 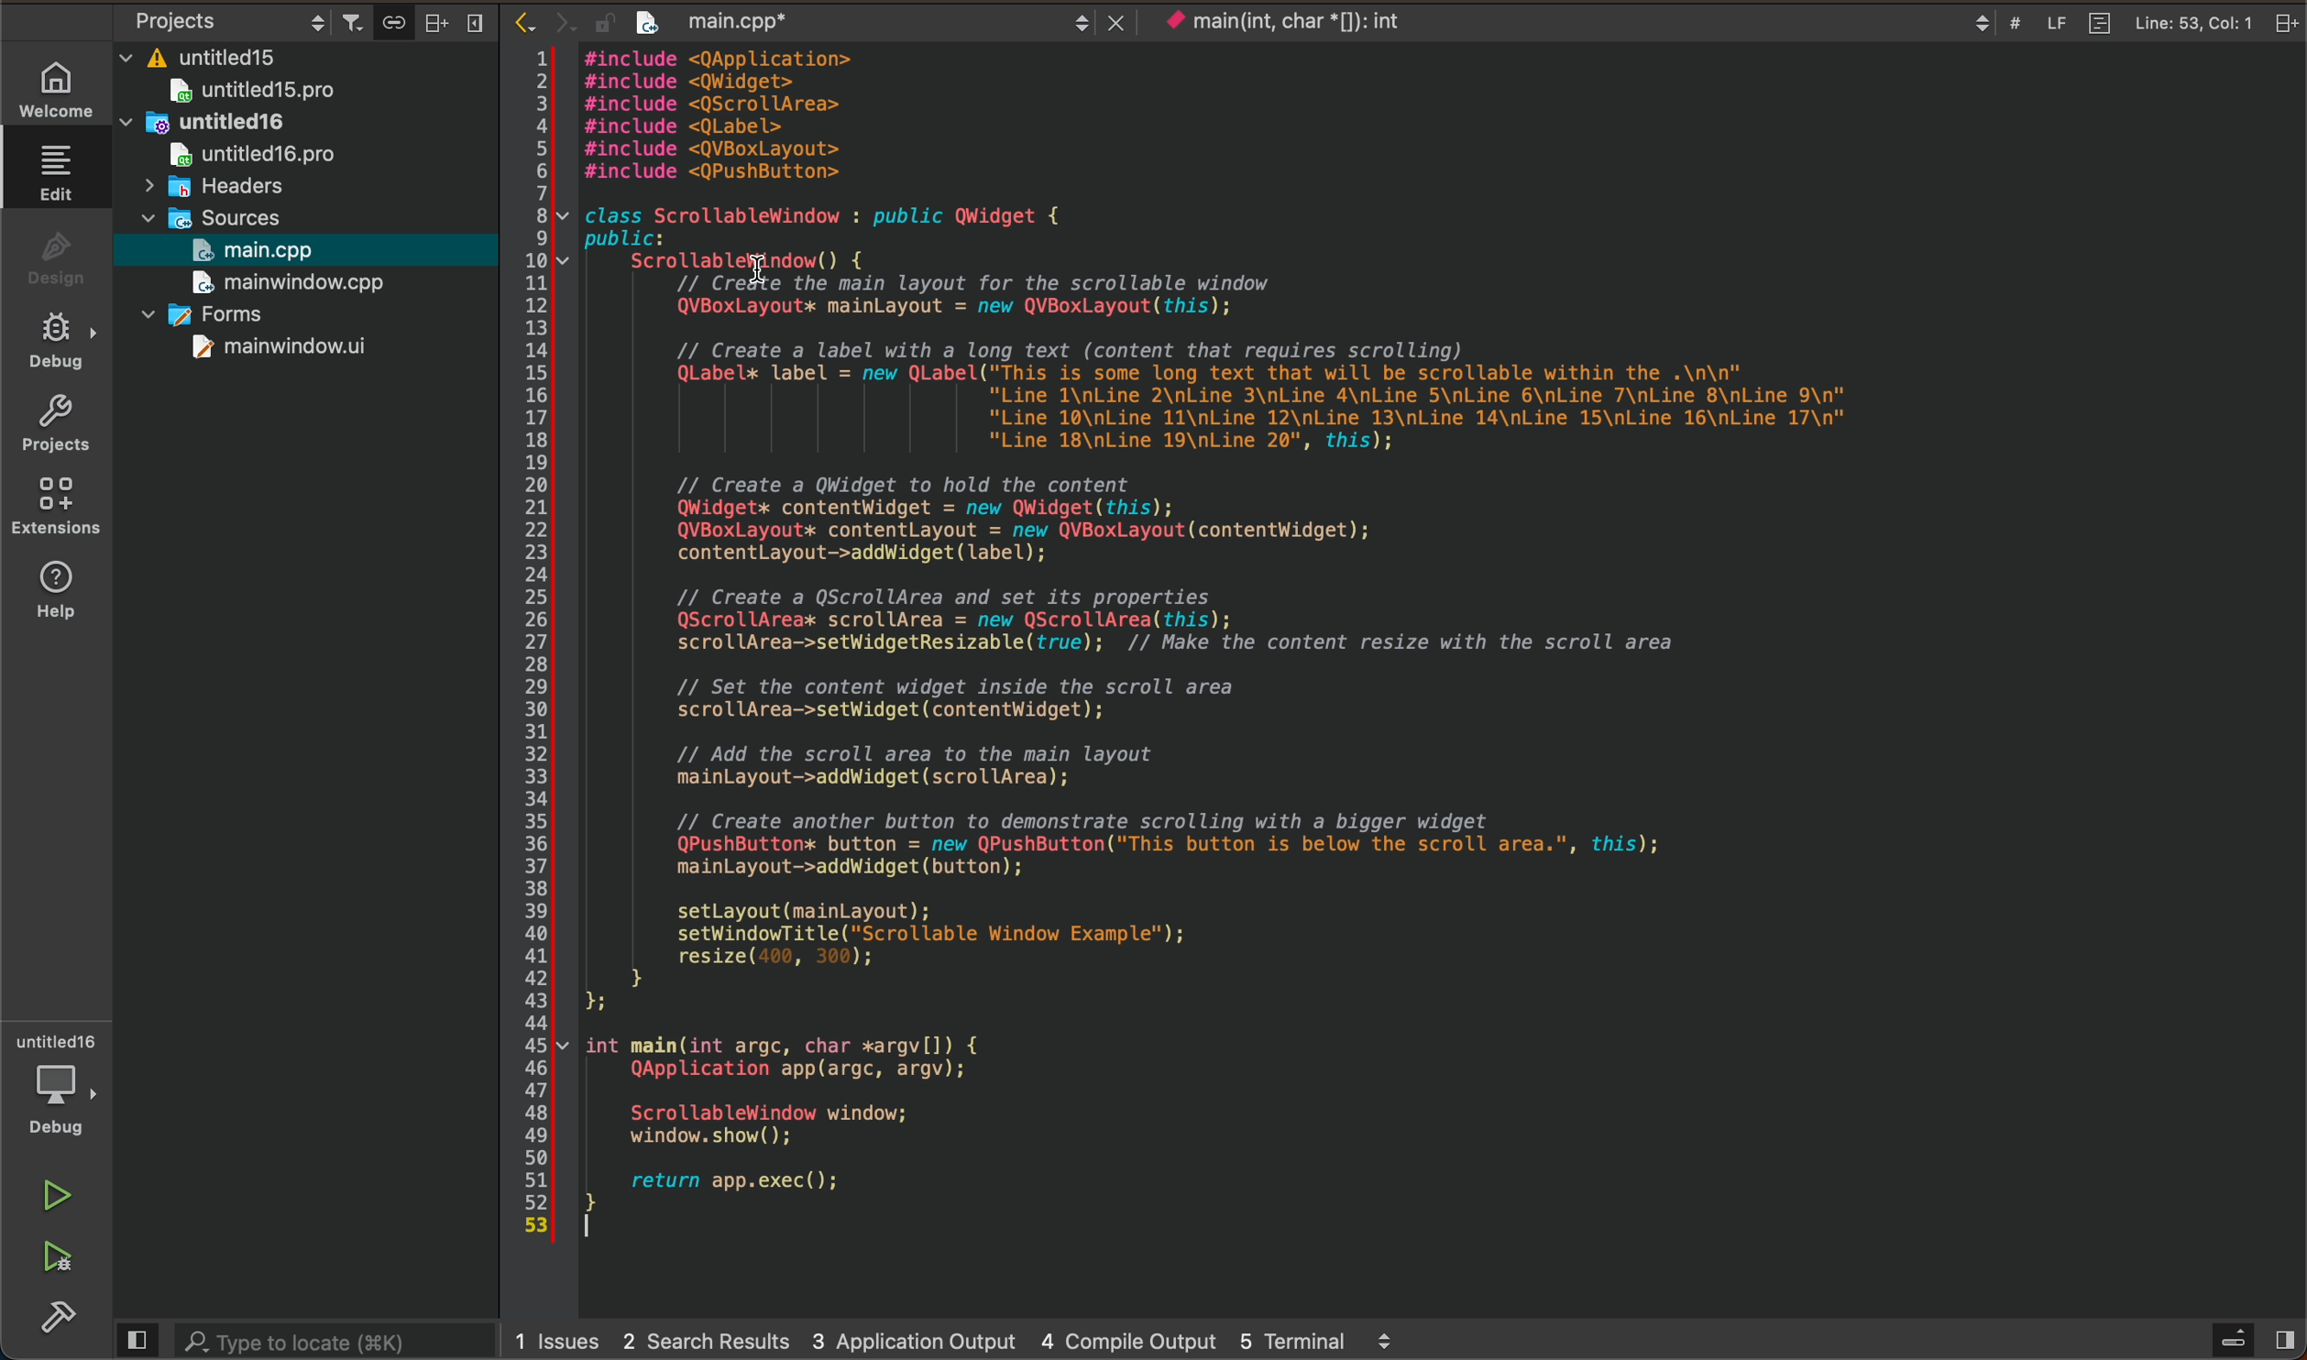 What do you see at coordinates (47, 1255) in the screenshot?
I see `run and debug` at bounding box center [47, 1255].